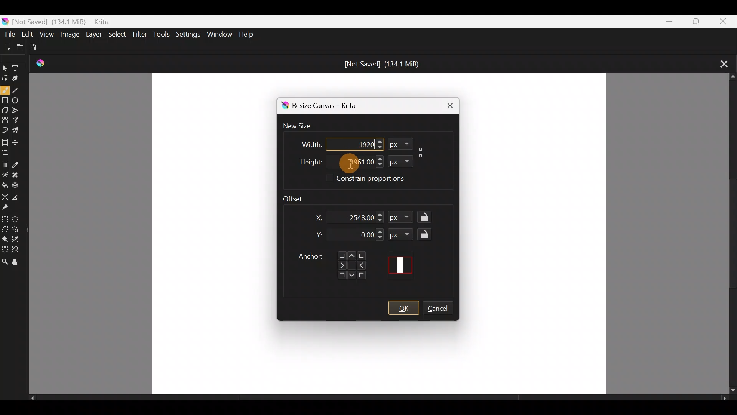 The width and height of the screenshot is (737, 415). I want to click on [Not Saved] (134.1 MiB) - Krita, so click(81, 20).